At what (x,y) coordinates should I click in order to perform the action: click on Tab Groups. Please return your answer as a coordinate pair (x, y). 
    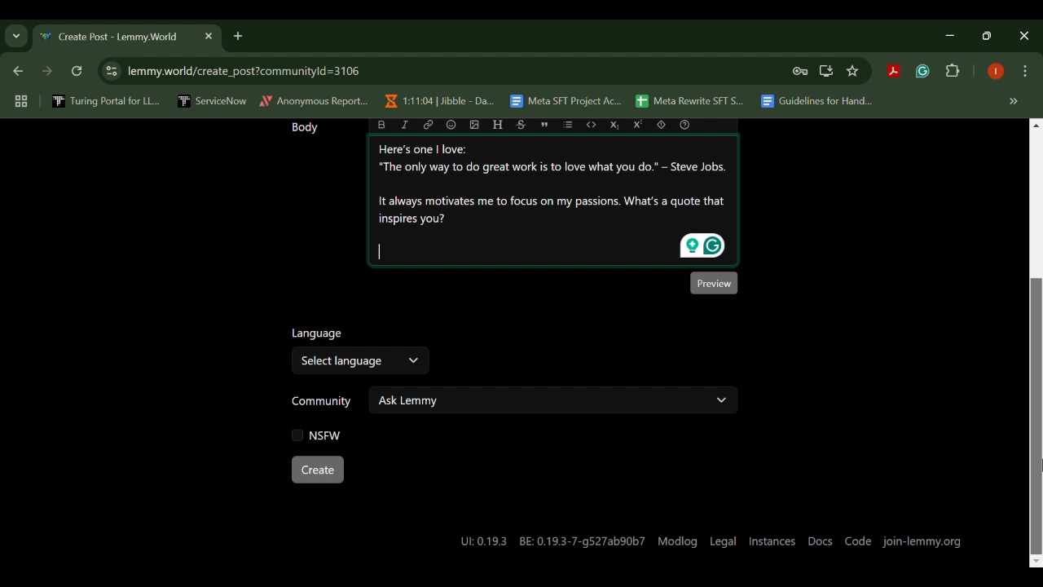
    Looking at the image, I should click on (19, 102).